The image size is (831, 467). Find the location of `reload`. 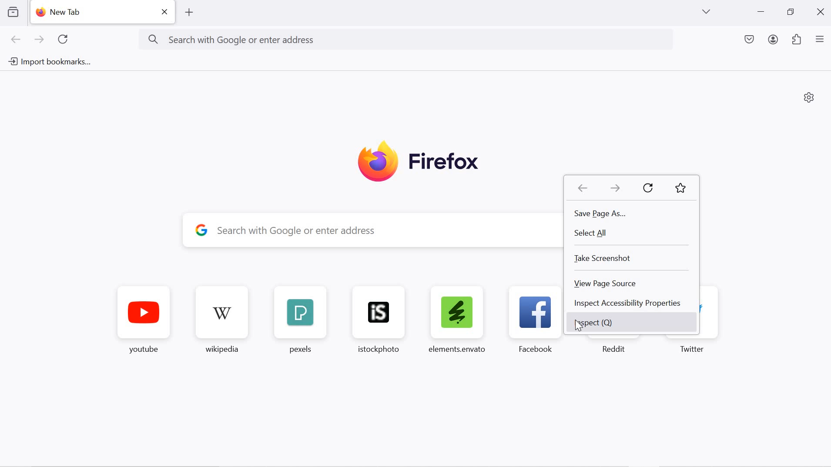

reload is located at coordinates (650, 188).